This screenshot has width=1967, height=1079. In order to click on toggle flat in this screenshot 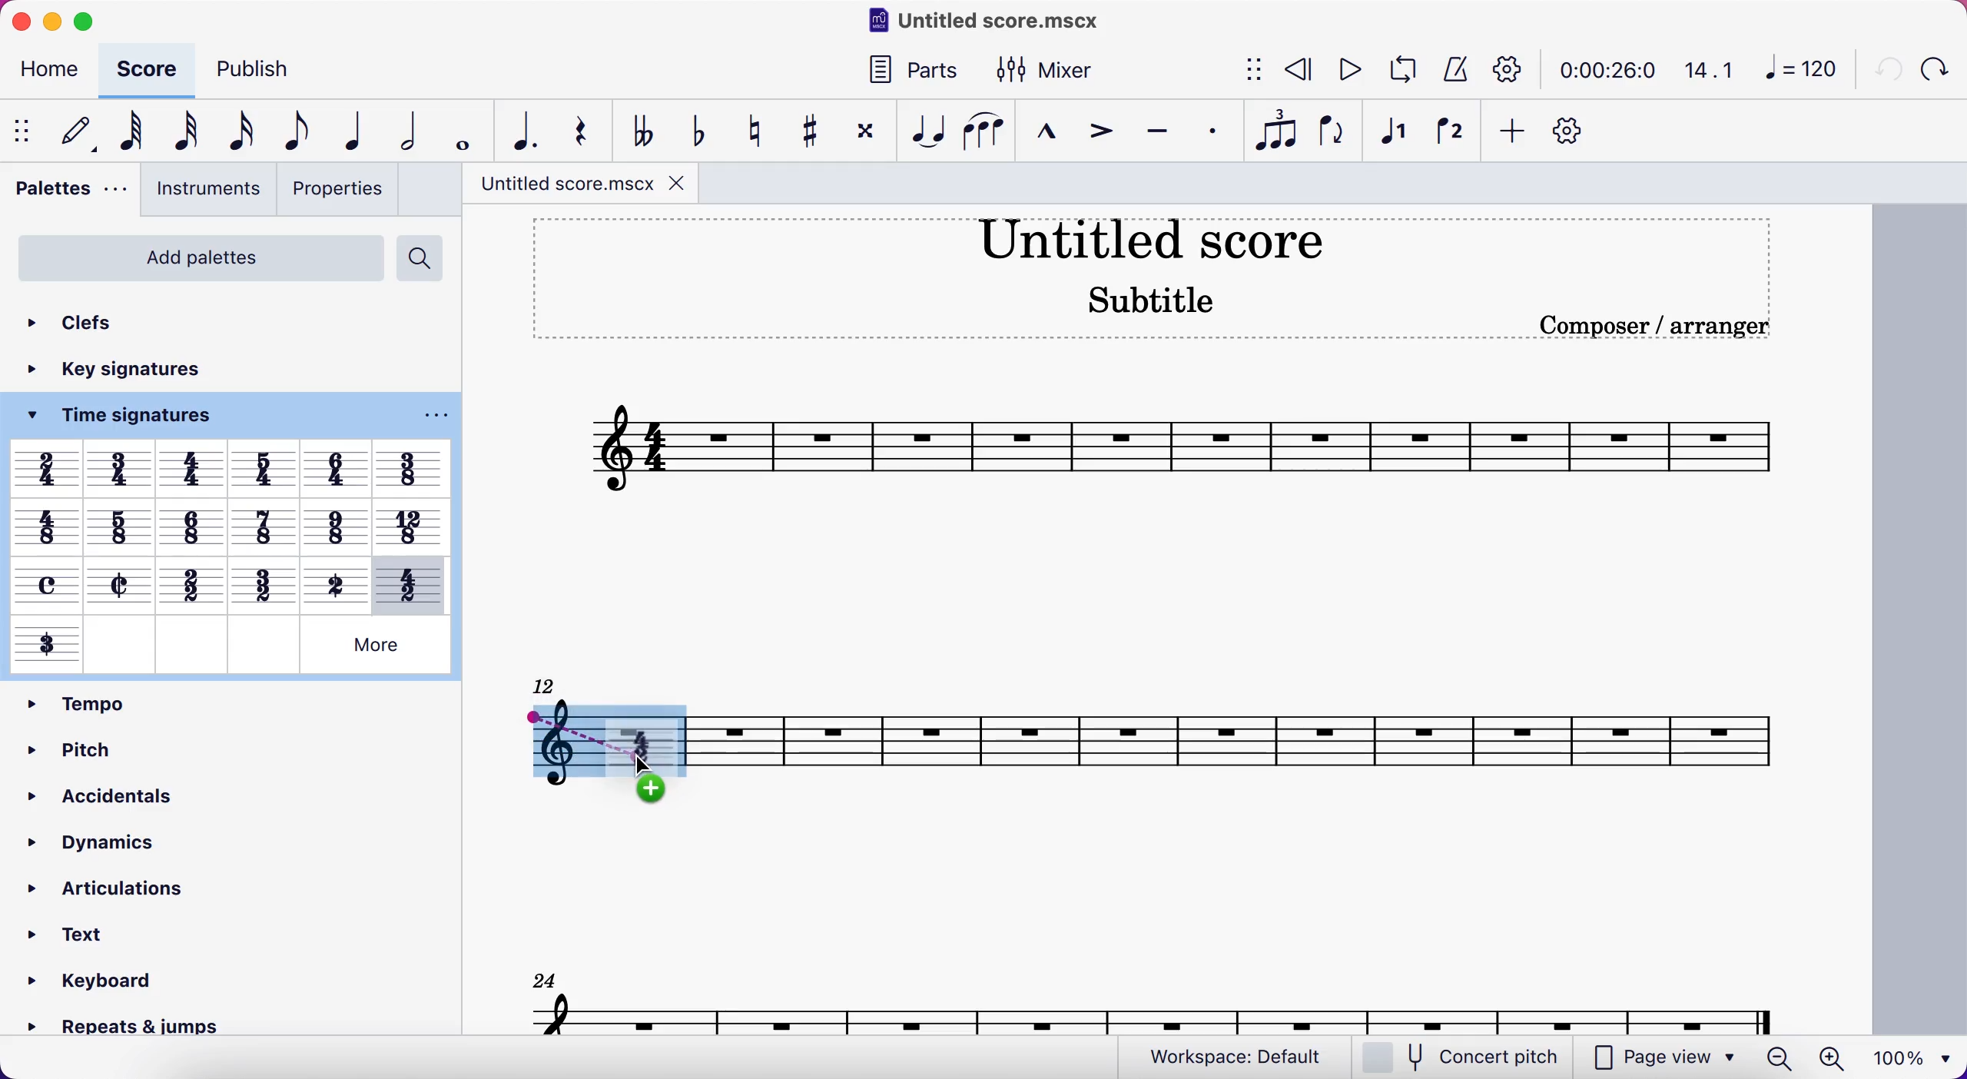, I will do `click(692, 129)`.